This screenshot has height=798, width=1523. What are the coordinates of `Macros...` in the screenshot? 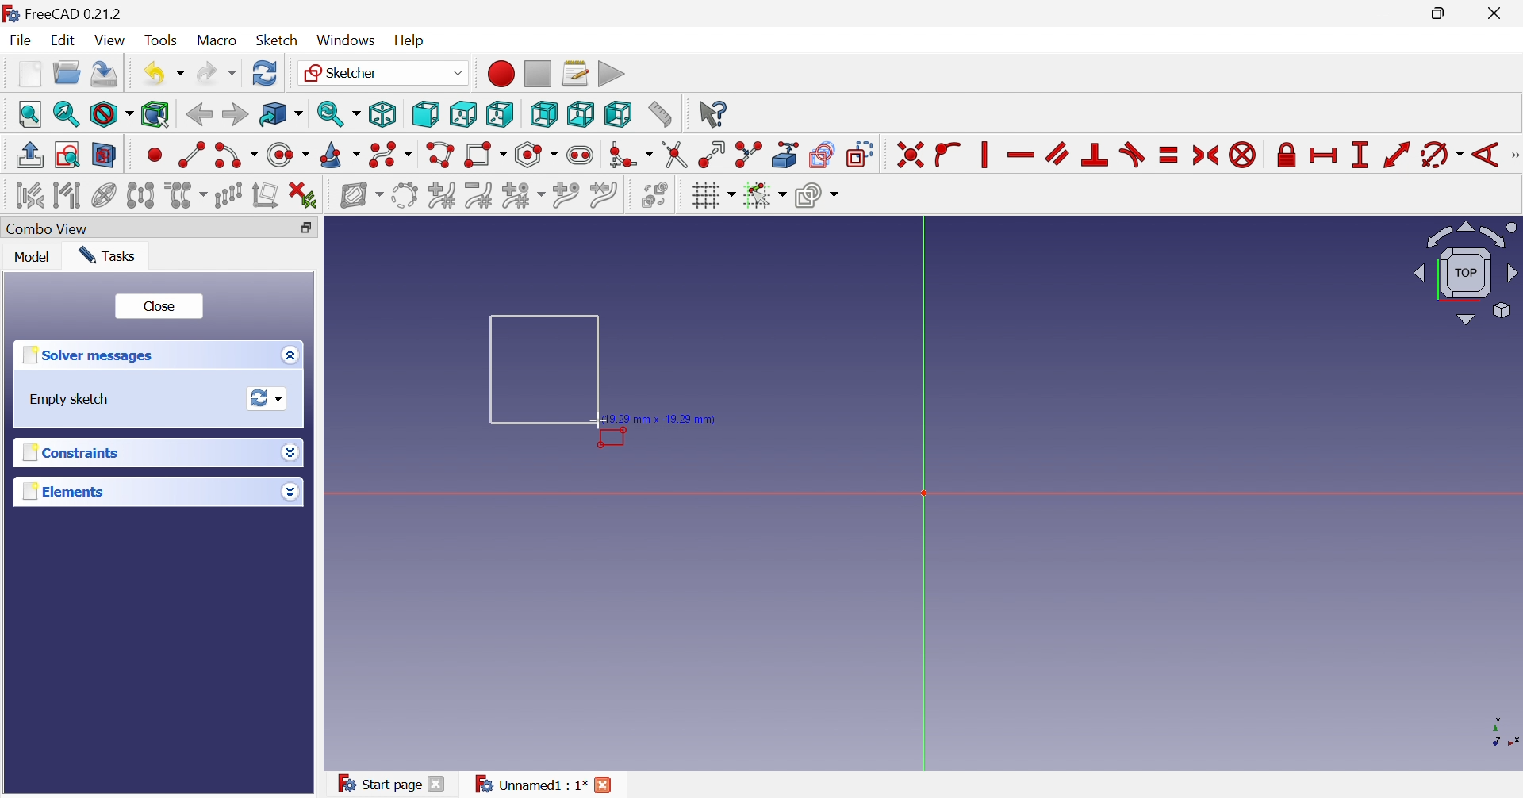 It's located at (575, 72).